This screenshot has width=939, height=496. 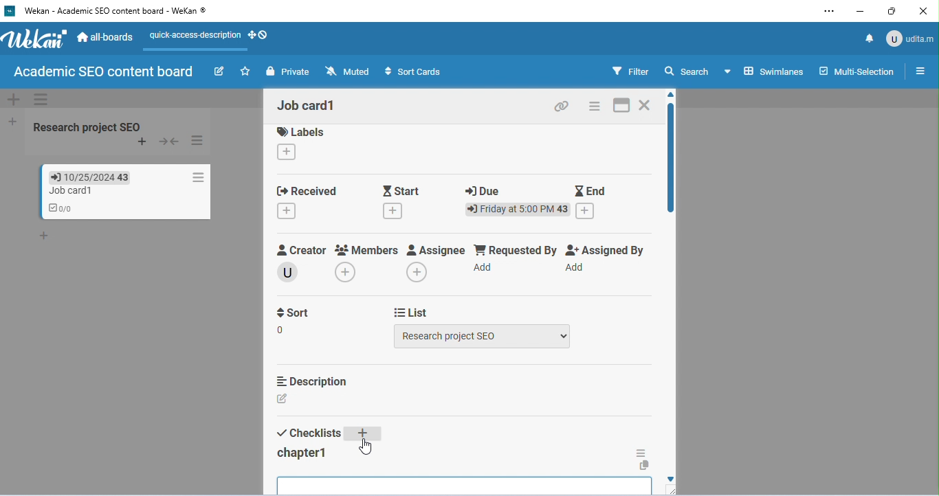 What do you see at coordinates (859, 12) in the screenshot?
I see `minimize` at bounding box center [859, 12].